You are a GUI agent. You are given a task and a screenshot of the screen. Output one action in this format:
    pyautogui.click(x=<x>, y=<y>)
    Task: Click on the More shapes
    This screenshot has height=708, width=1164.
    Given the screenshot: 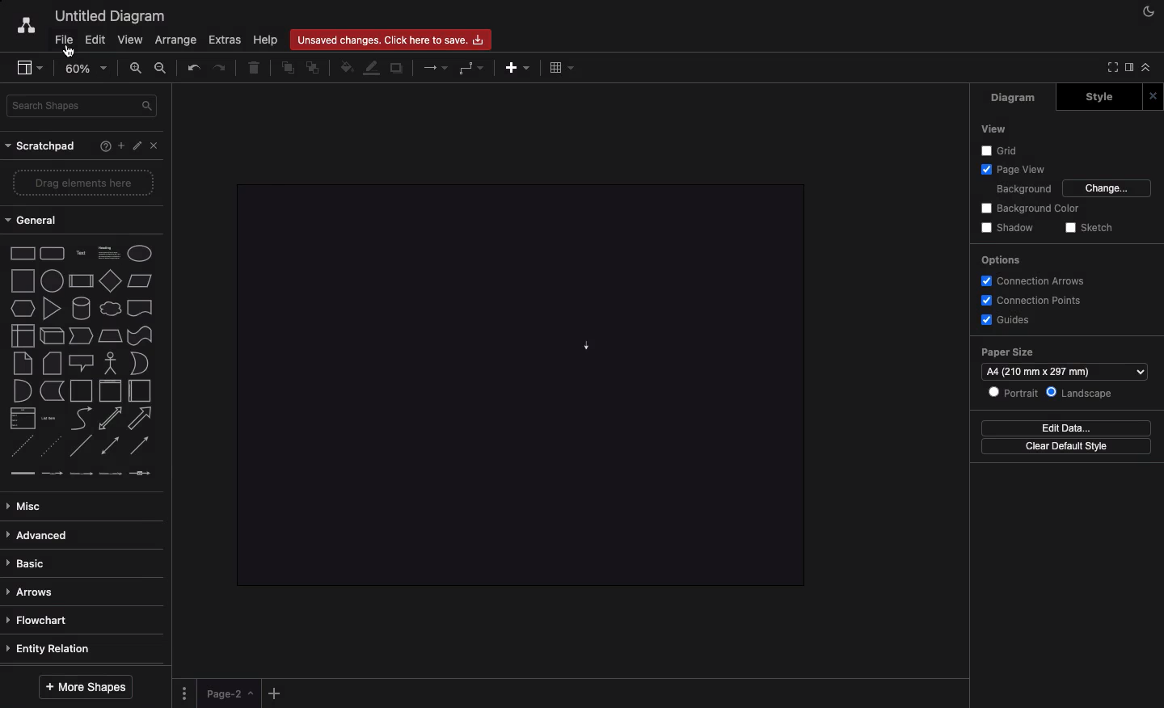 What is the action you would take?
    pyautogui.click(x=86, y=688)
    